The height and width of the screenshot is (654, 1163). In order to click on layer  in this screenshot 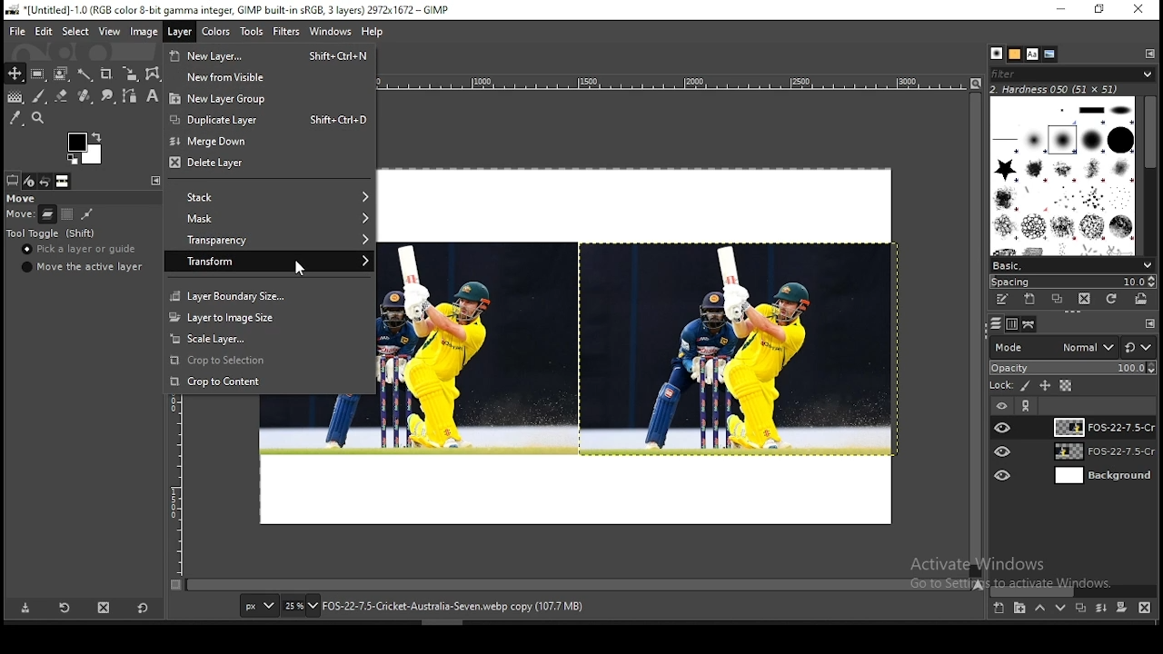, I will do `click(1101, 453)`.